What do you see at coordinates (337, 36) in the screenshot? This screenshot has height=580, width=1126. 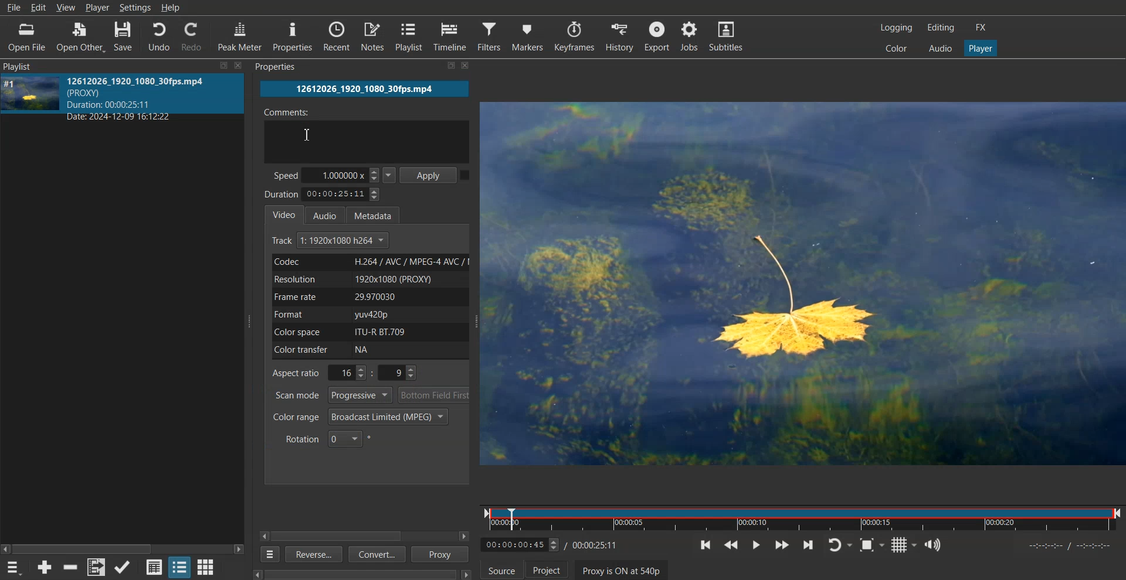 I see `Recent` at bounding box center [337, 36].